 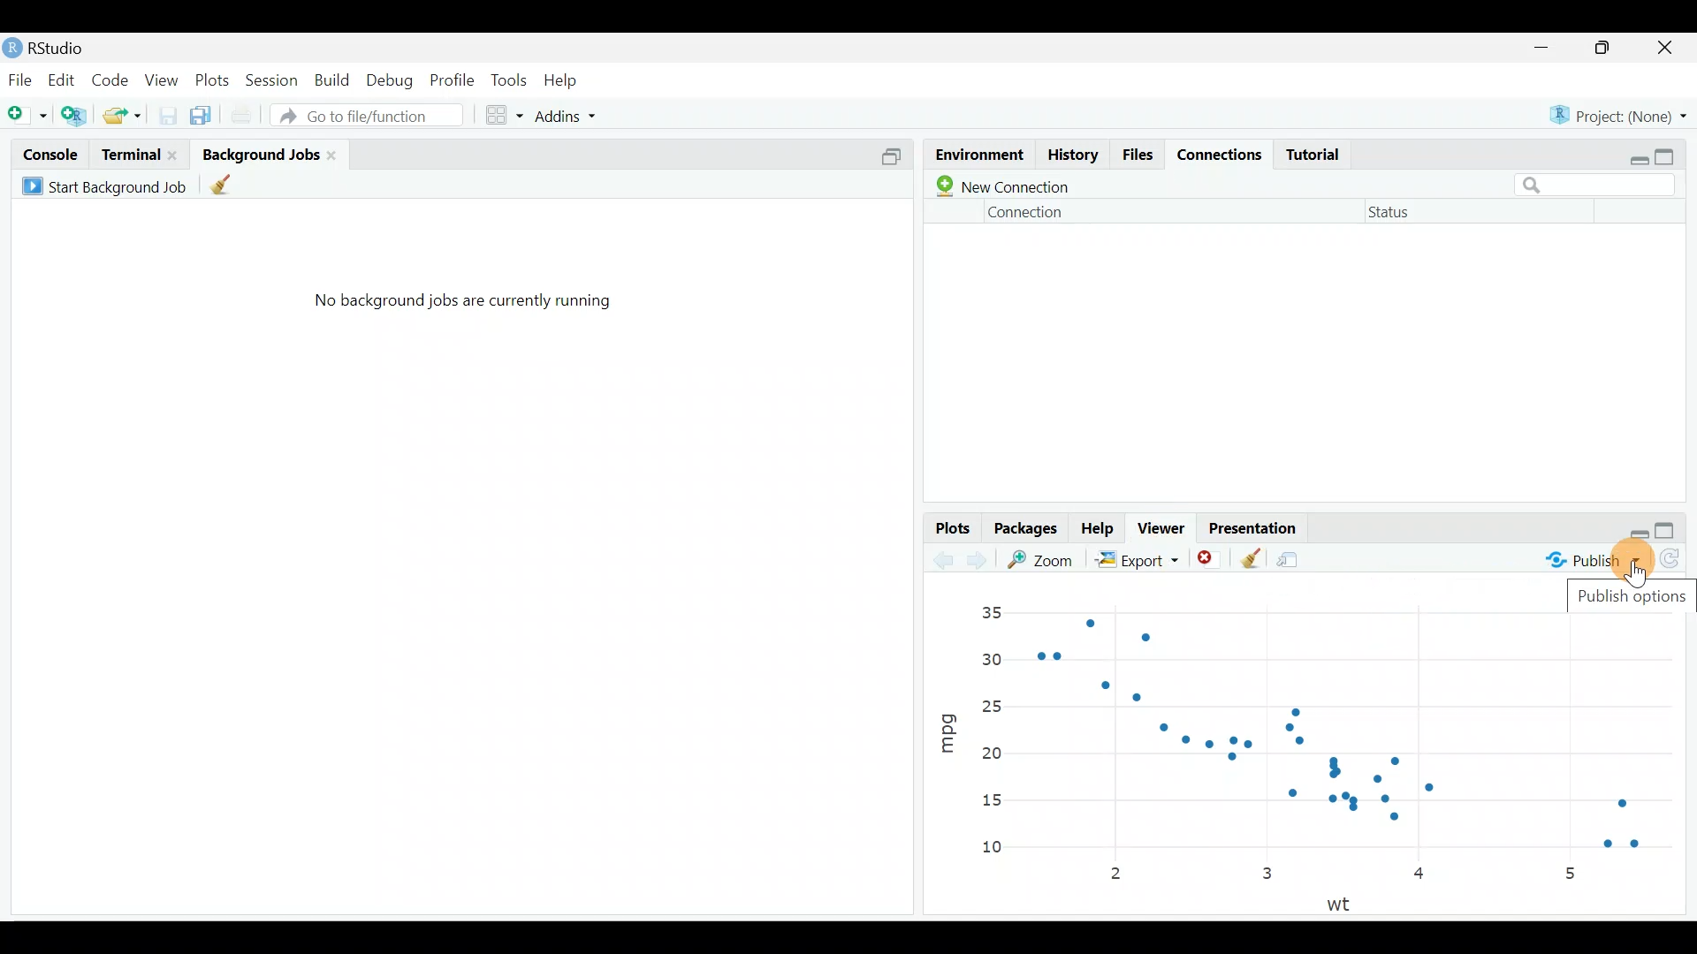 I want to click on Publish options, so click(x=1632, y=600).